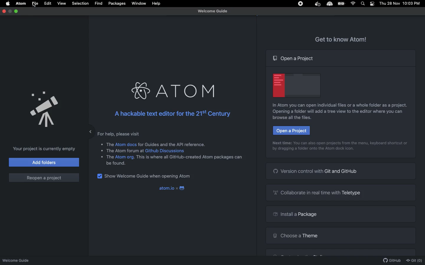 The width and height of the screenshot is (425, 265). Describe the element at coordinates (313, 150) in the screenshot. I see `Instructional text` at that location.